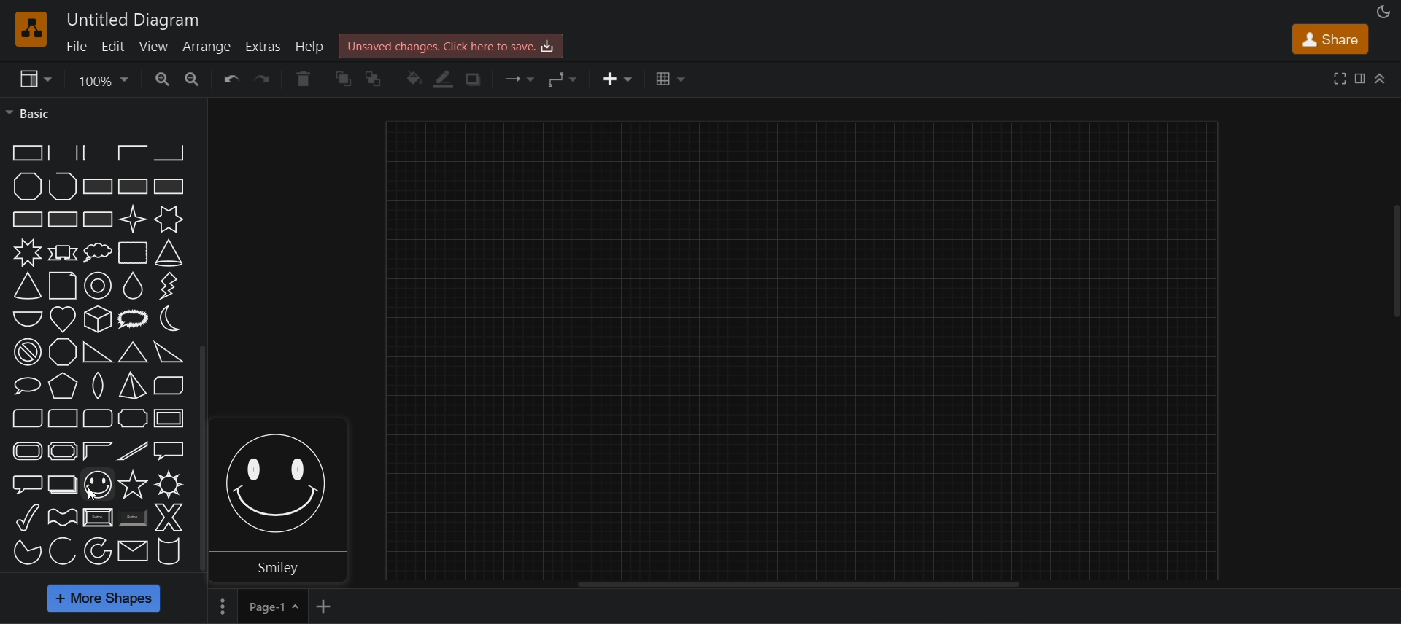 This screenshot has width=1401, height=624. What do you see at coordinates (98, 219) in the screenshot?
I see `rectangle with diagonal grid fill` at bounding box center [98, 219].